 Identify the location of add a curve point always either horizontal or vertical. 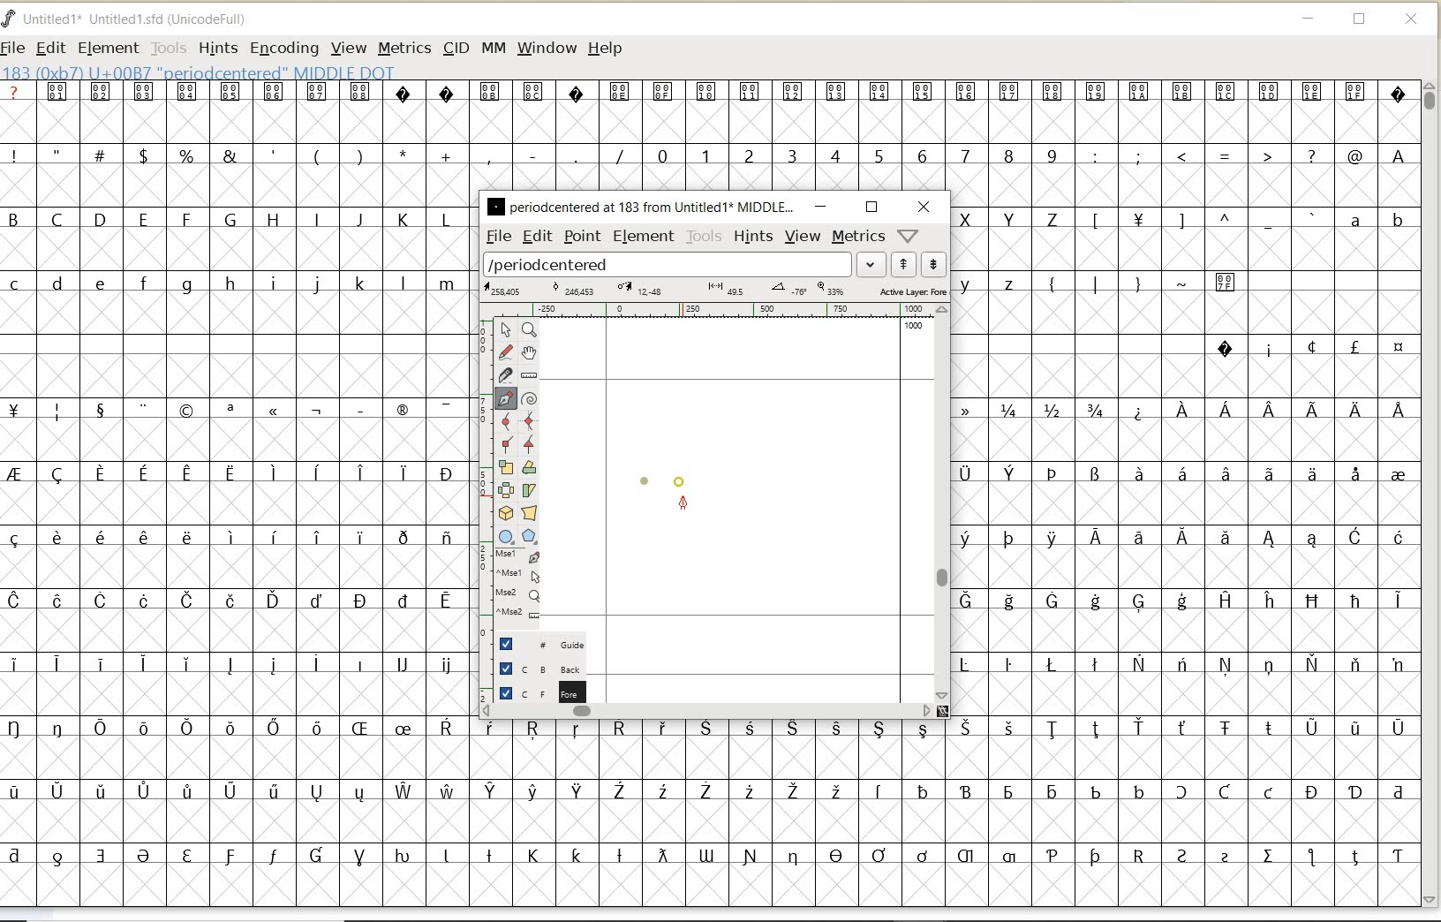
(529, 419).